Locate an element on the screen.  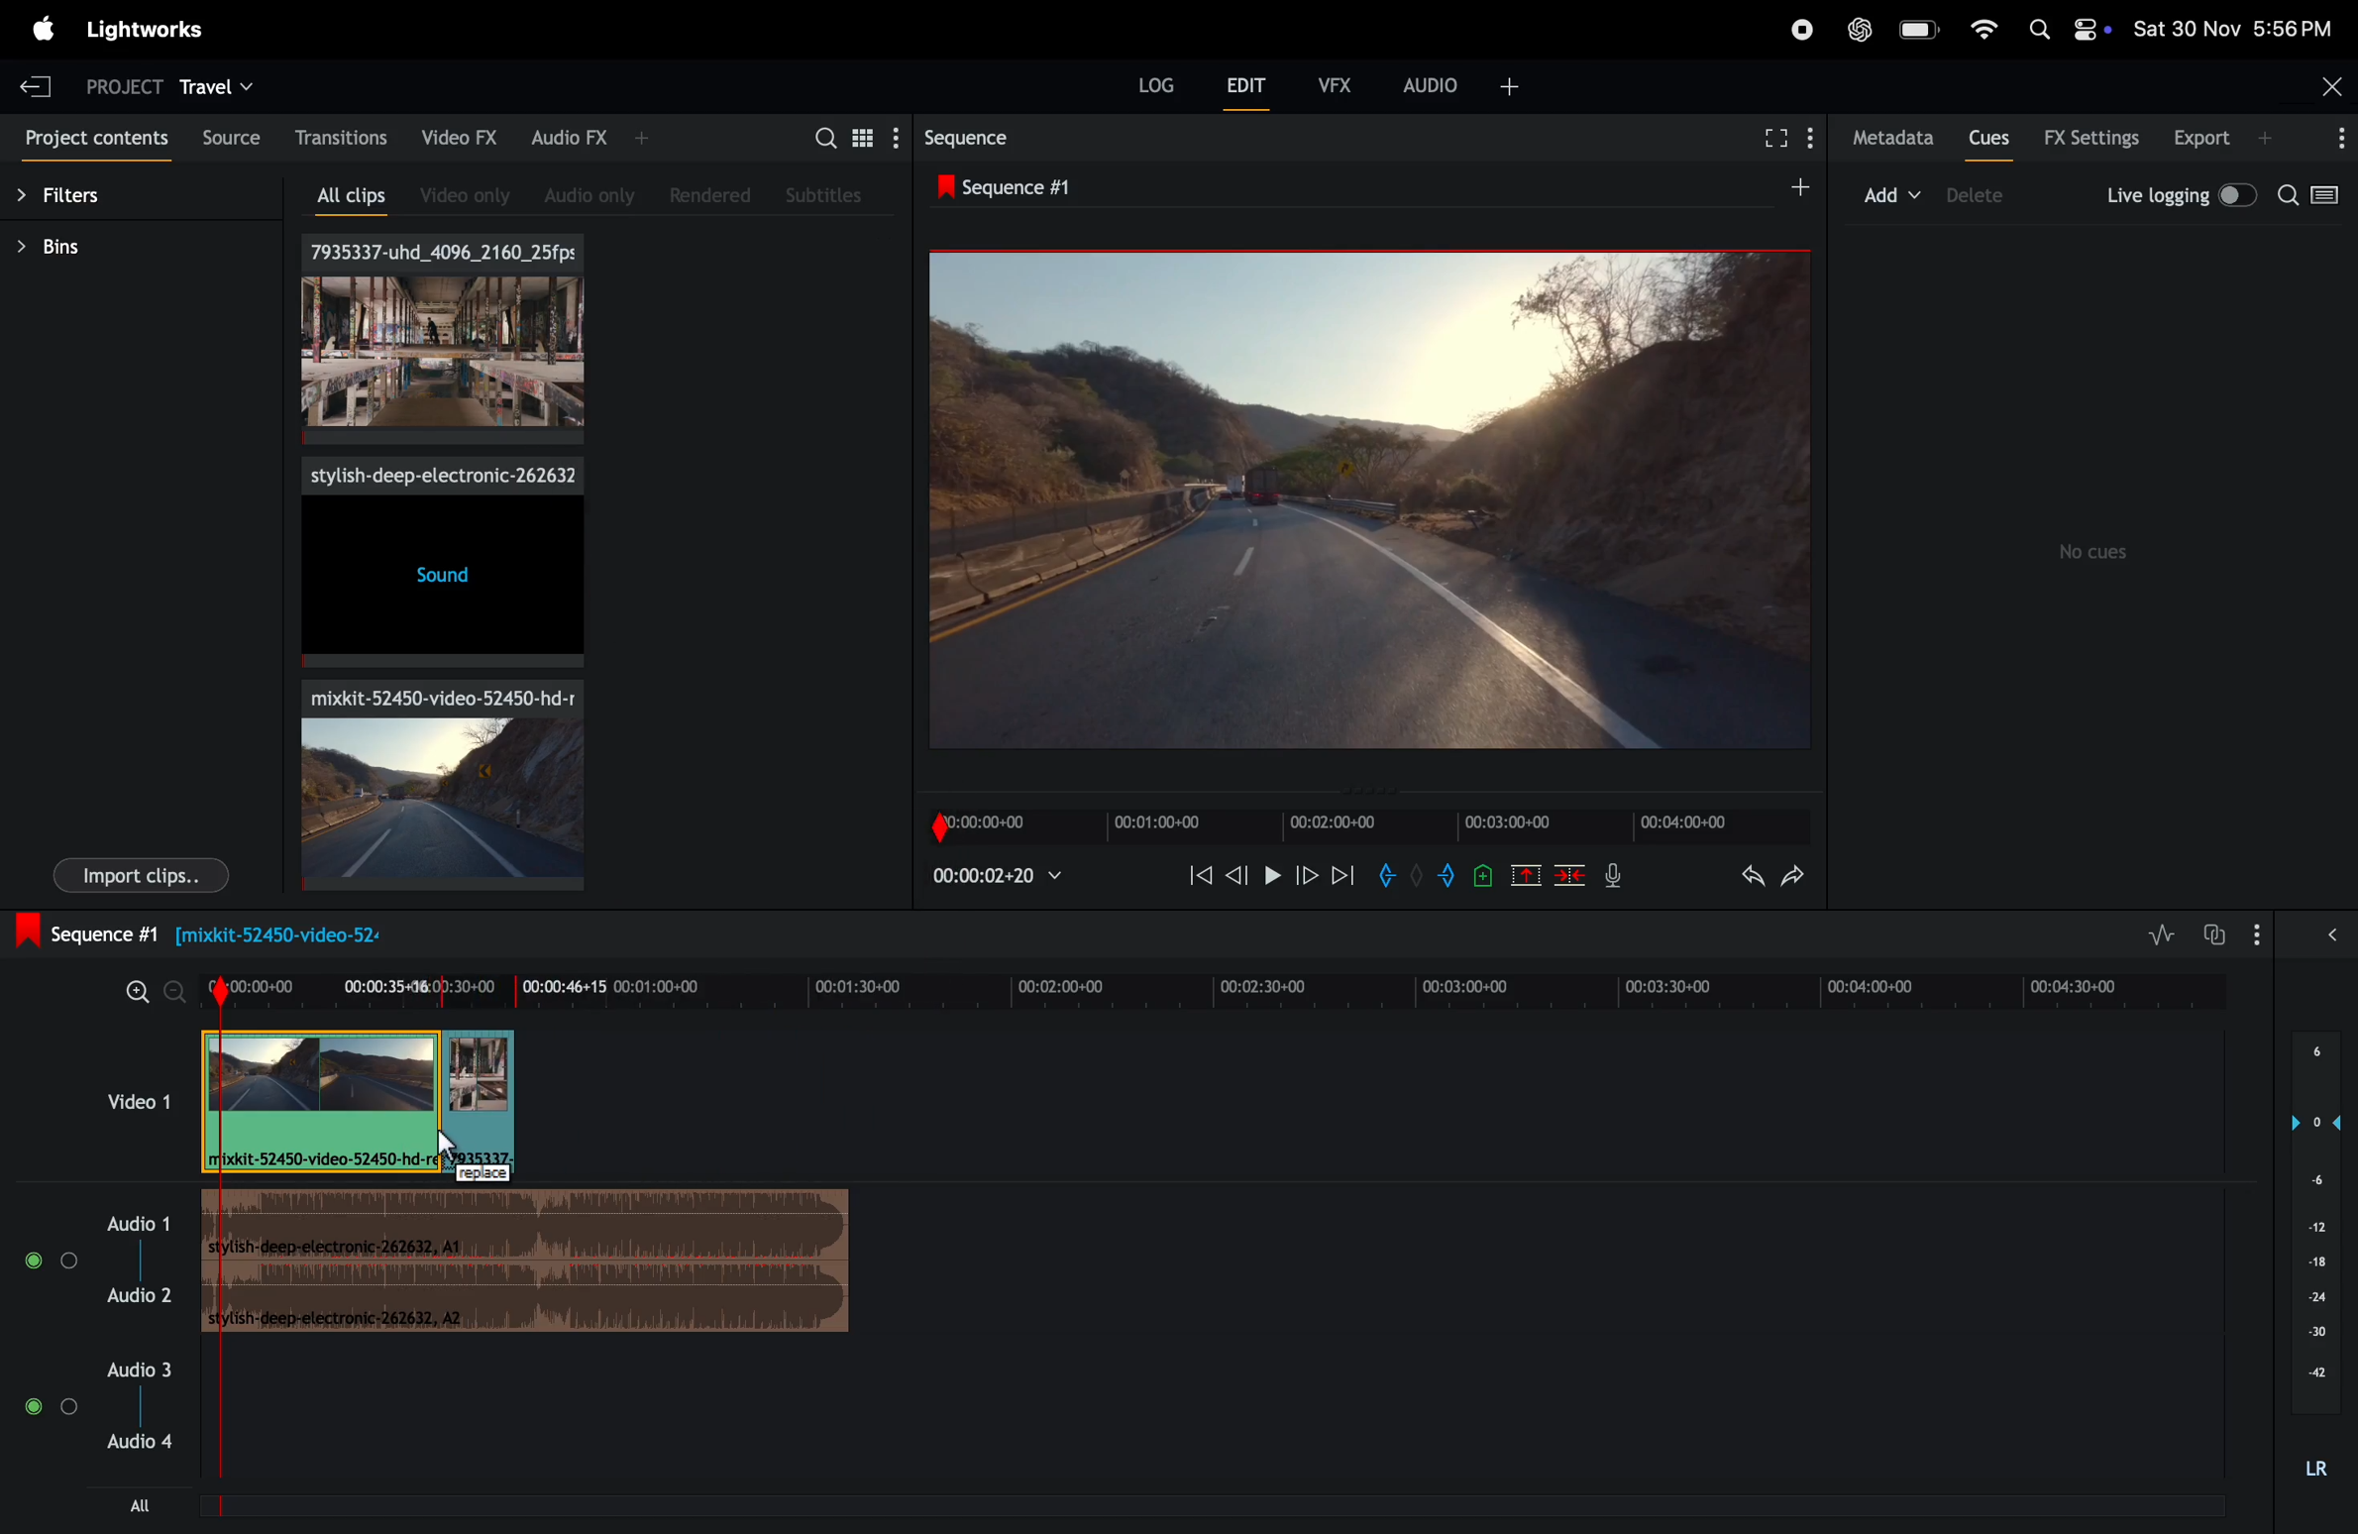
added clip is located at coordinates (480, 1103).